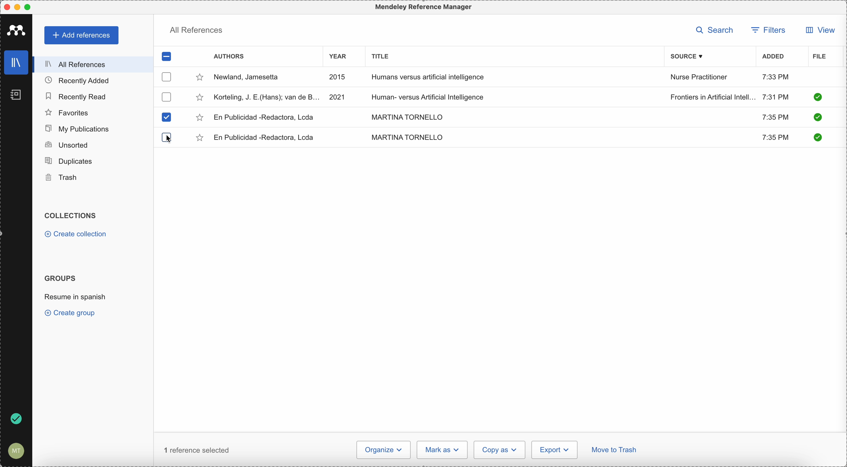  What do you see at coordinates (15, 451) in the screenshot?
I see `account settings` at bounding box center [15, 451].